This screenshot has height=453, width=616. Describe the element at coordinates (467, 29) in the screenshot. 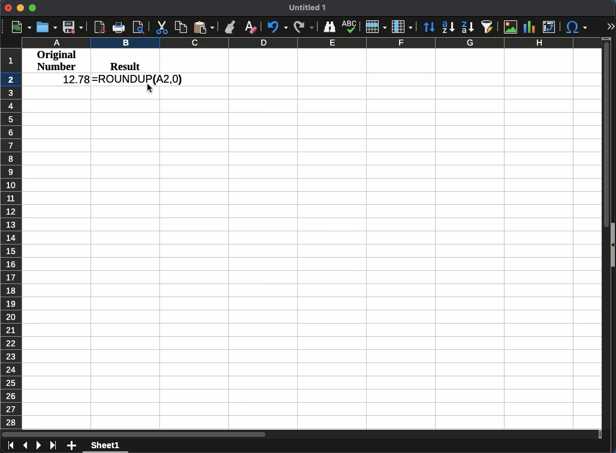

I see `decending ` at that location.